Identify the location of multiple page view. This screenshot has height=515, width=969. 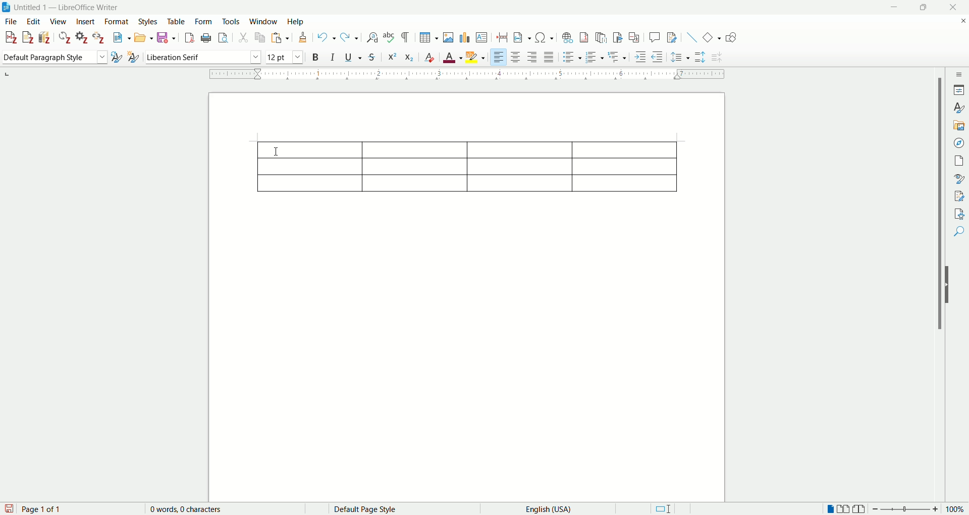
(844, 510).